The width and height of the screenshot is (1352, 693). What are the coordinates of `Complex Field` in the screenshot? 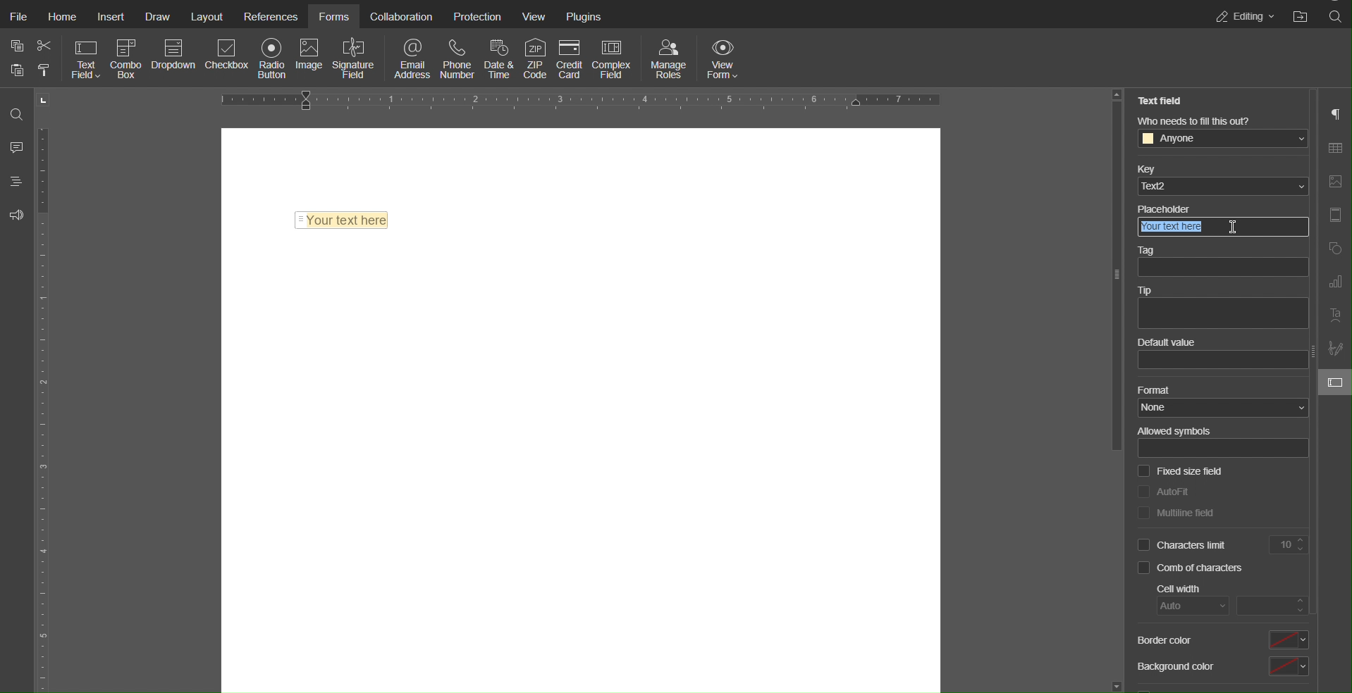 It's located at (614, 59).